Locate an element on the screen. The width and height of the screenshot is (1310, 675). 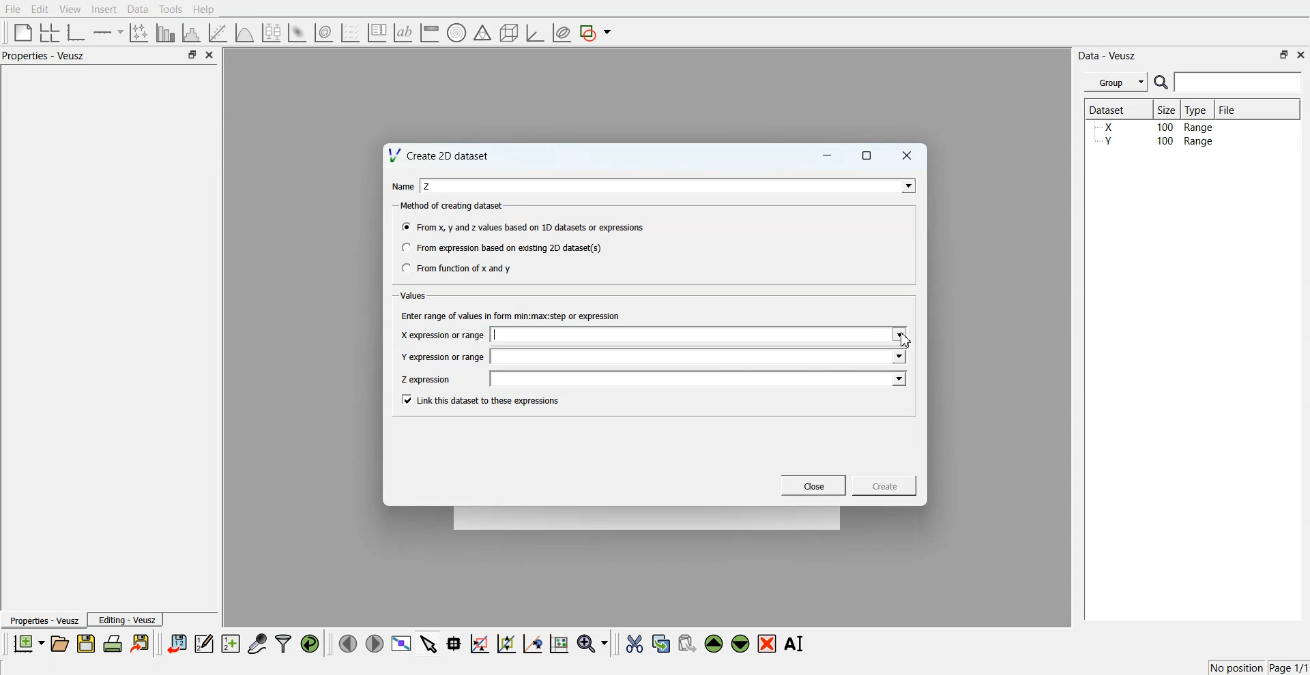
Type is located at coordinates (1197, 109).